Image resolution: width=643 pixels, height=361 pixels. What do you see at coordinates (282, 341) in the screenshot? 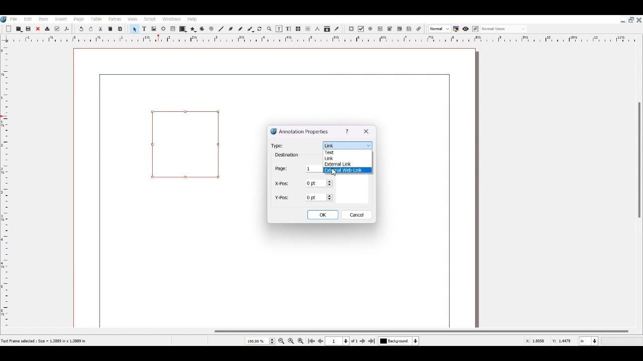
I see `Zoom out` at bounding box center [282, 341].